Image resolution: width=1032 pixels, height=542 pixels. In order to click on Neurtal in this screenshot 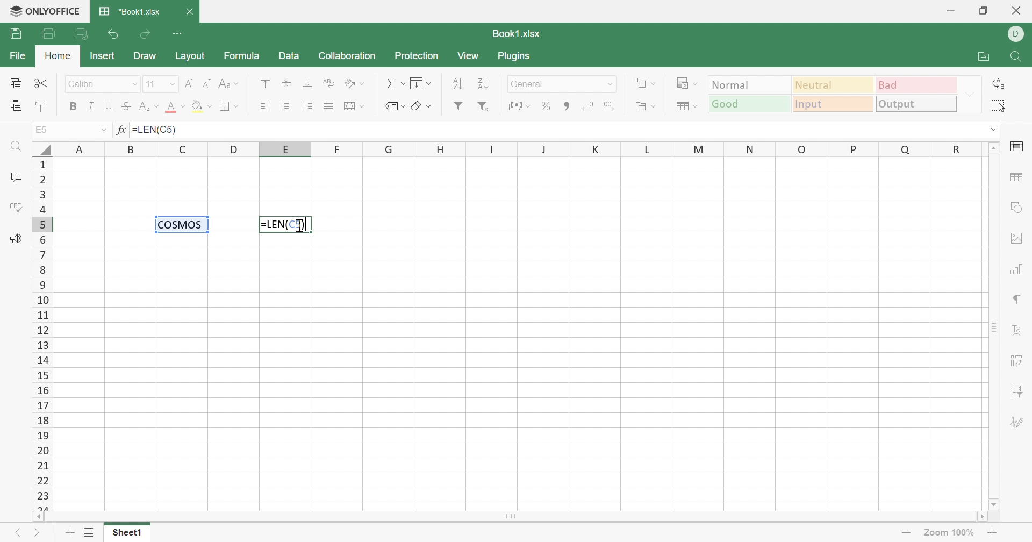, I will do `click(834, 86)`.